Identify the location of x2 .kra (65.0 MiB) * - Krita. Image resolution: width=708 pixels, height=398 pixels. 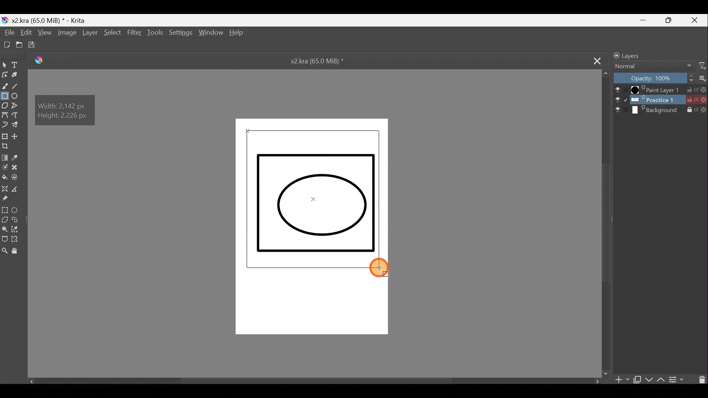
(55, 20).